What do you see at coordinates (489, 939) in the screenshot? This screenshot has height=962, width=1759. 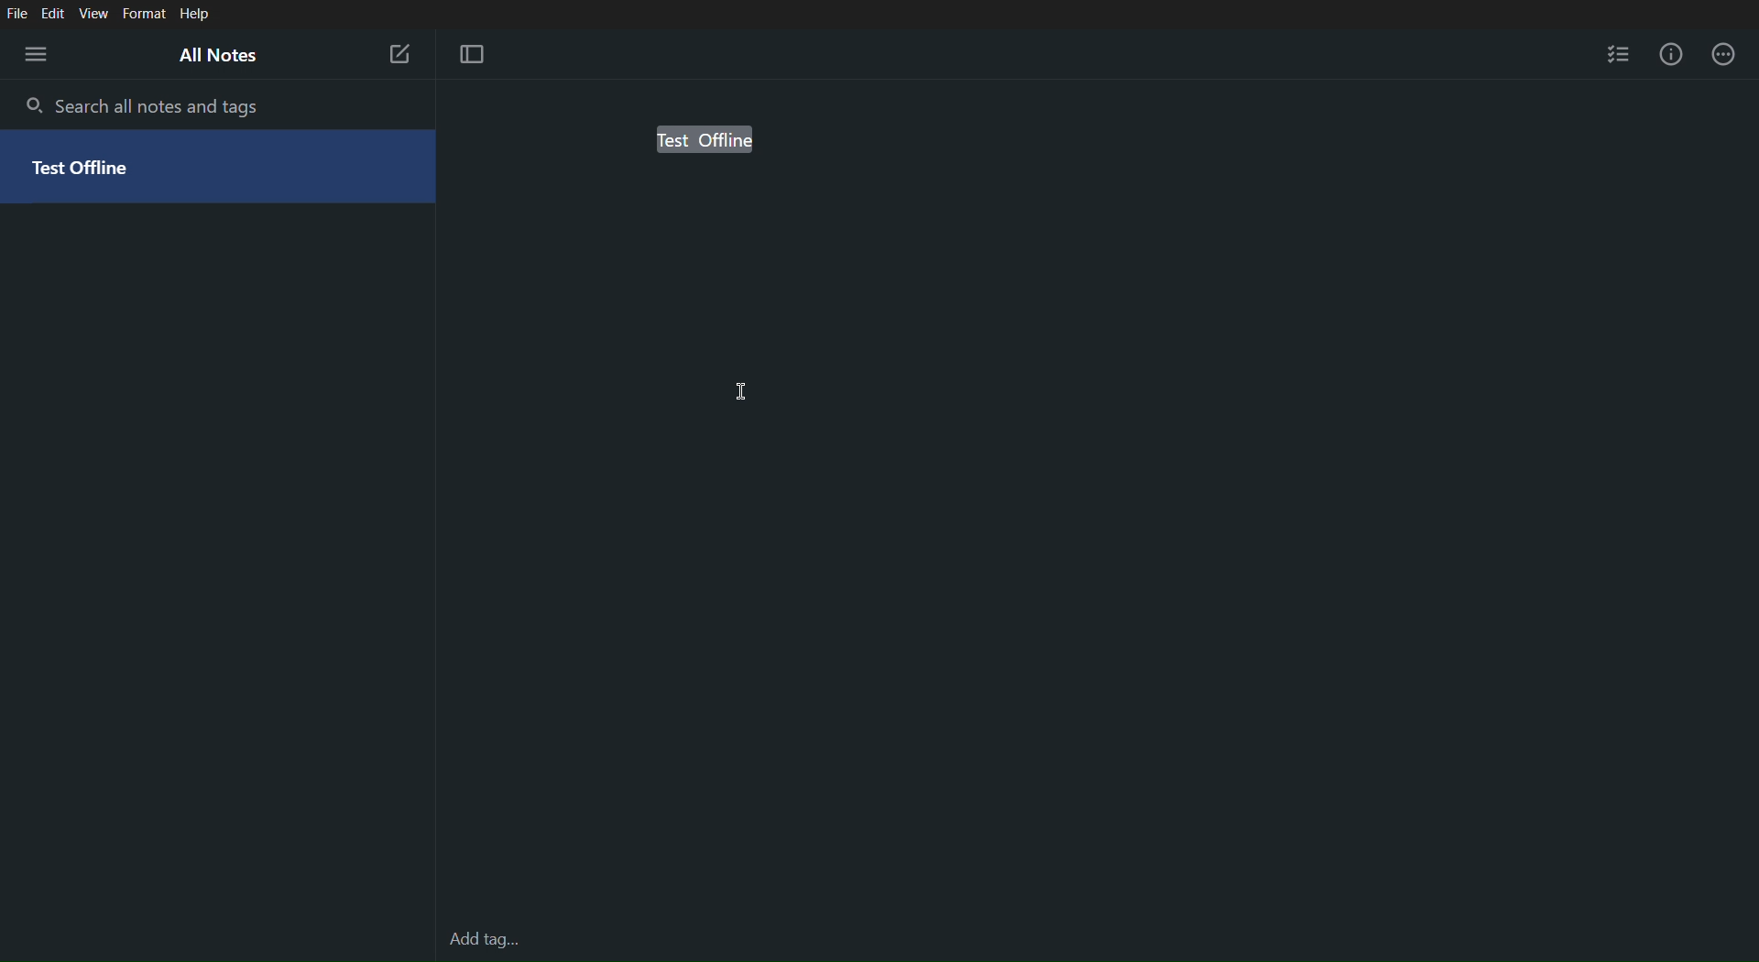 I see `Add tag` at bounding box center [489, 939].